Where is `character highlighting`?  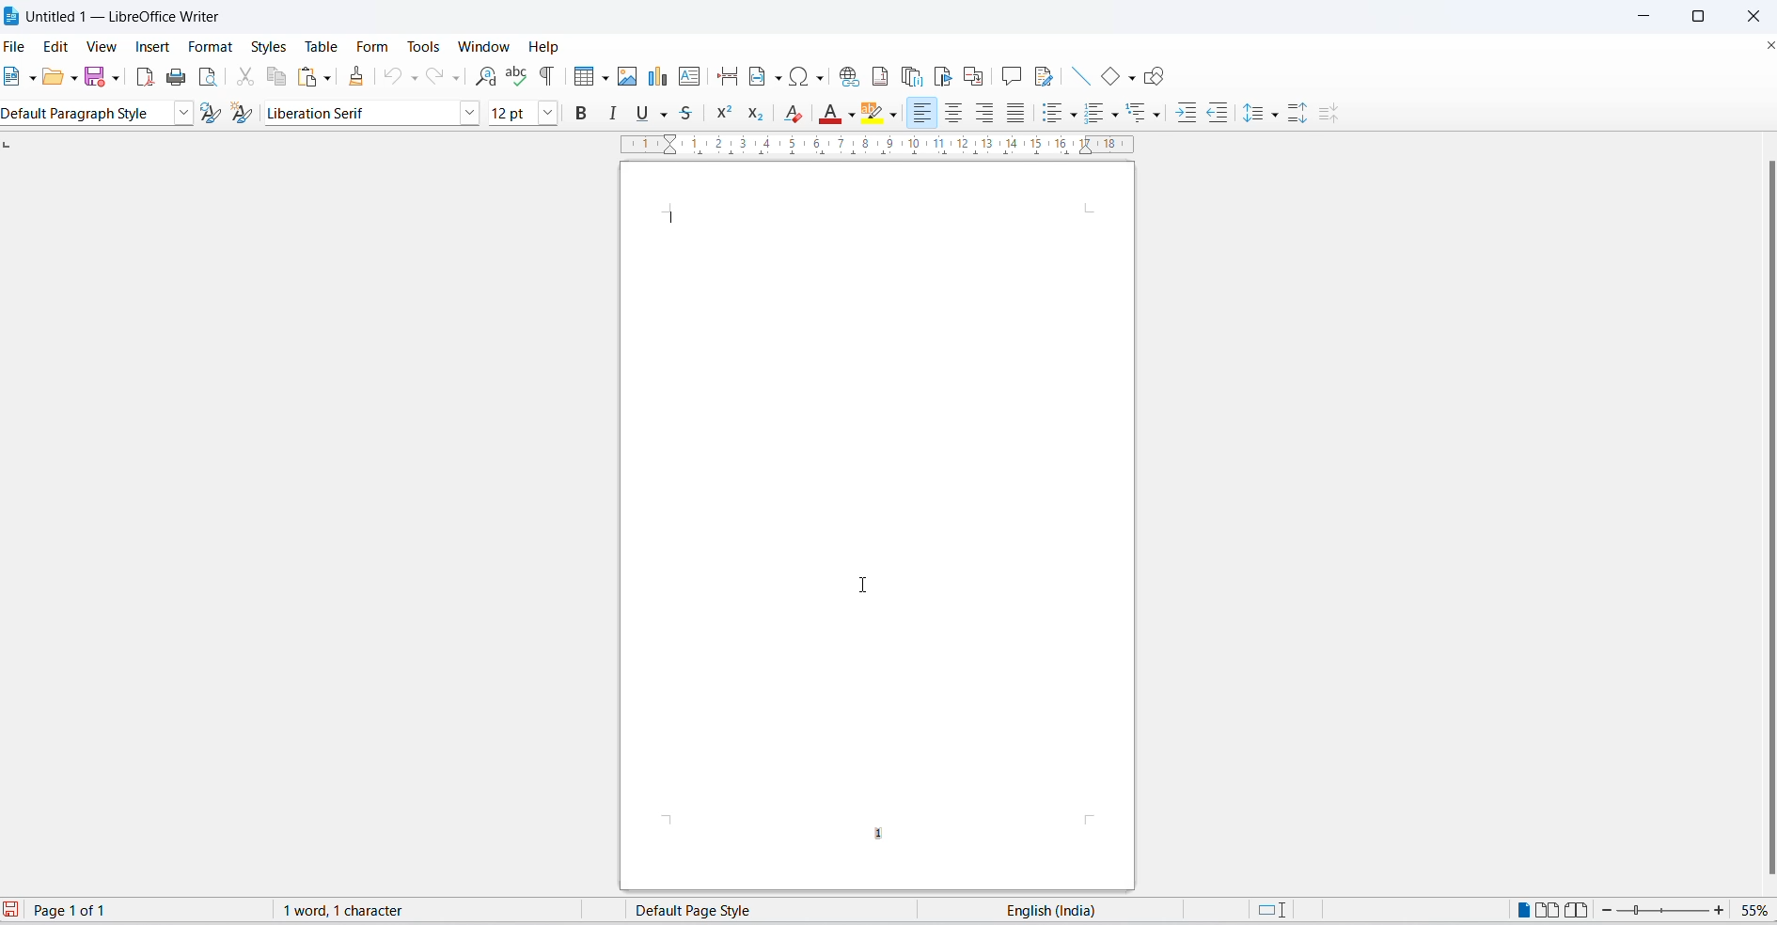 character highlighting is located at coordinates (874, 116).